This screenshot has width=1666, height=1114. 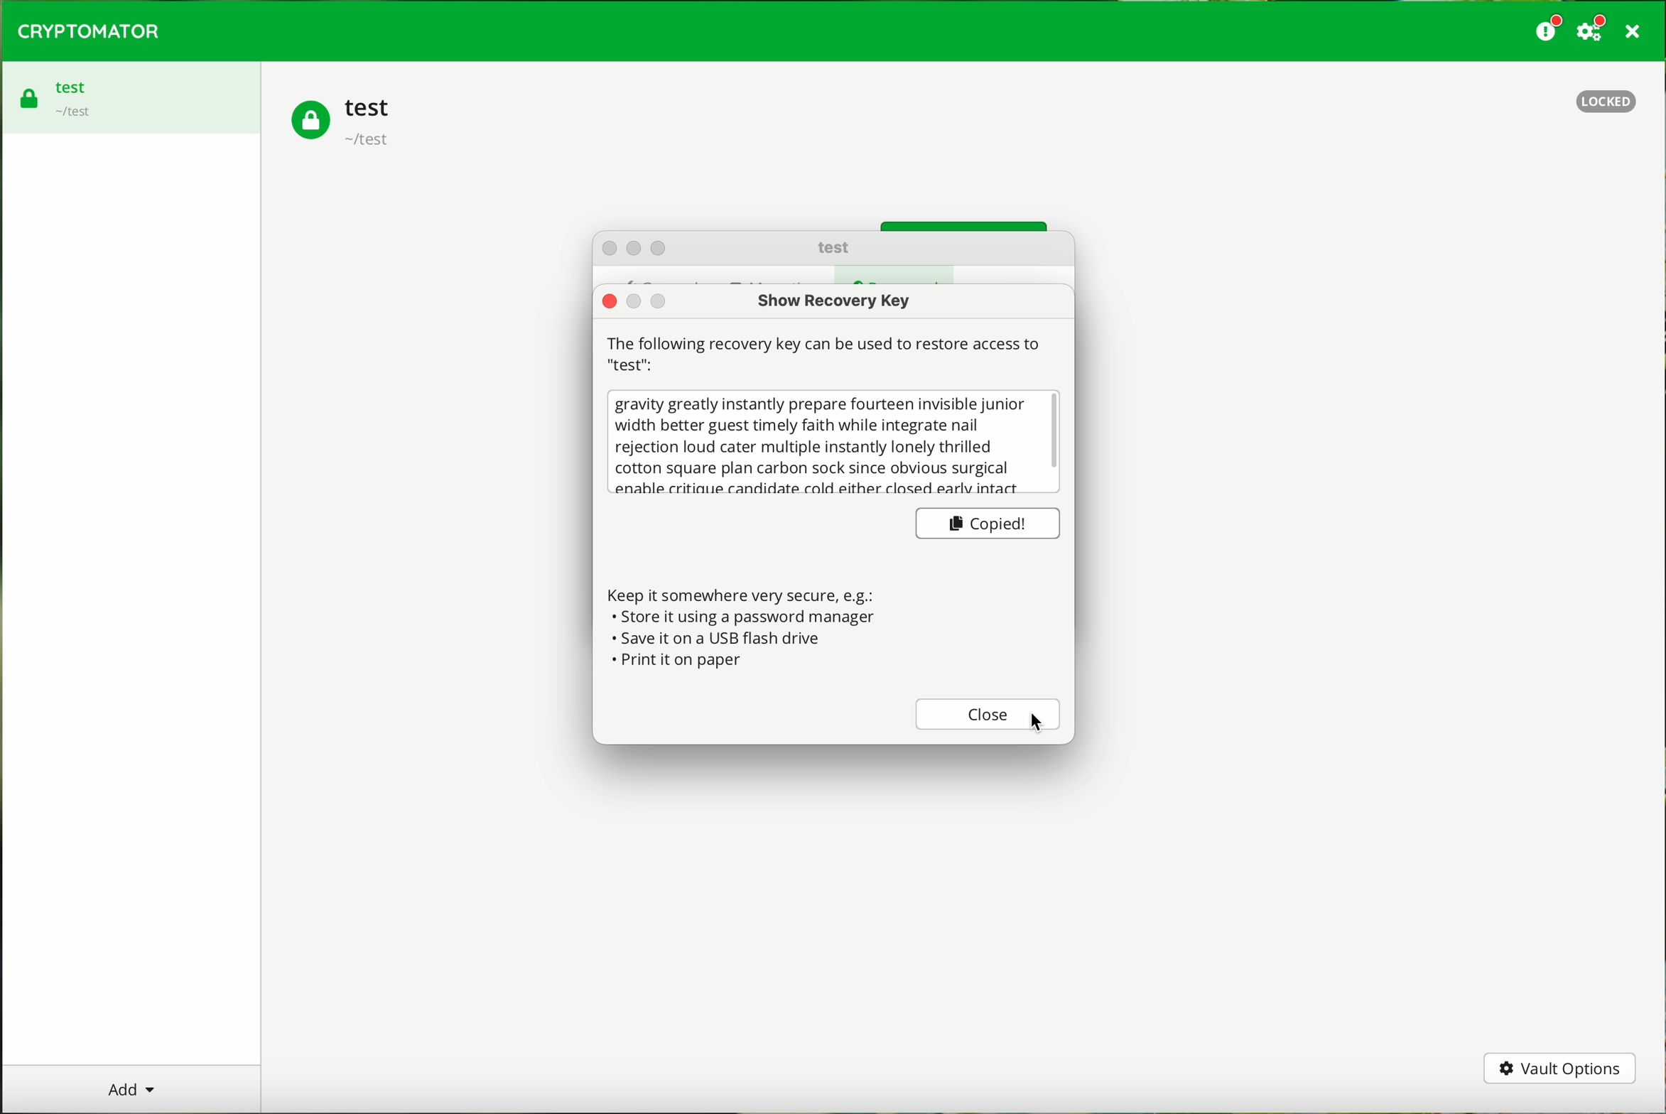 I want to click on close program, so click(x=1637, y=31).